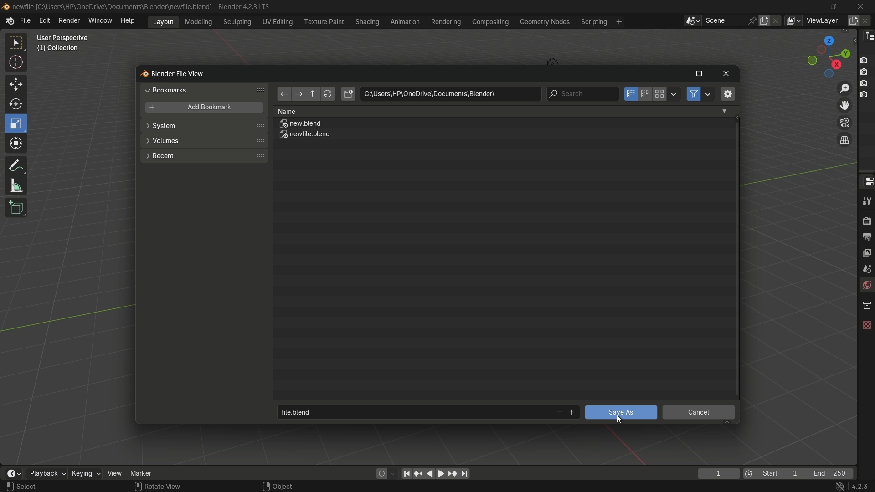  Describe the element at coordinates (724, 20) in the screenshot. I see `scene name` at that location.